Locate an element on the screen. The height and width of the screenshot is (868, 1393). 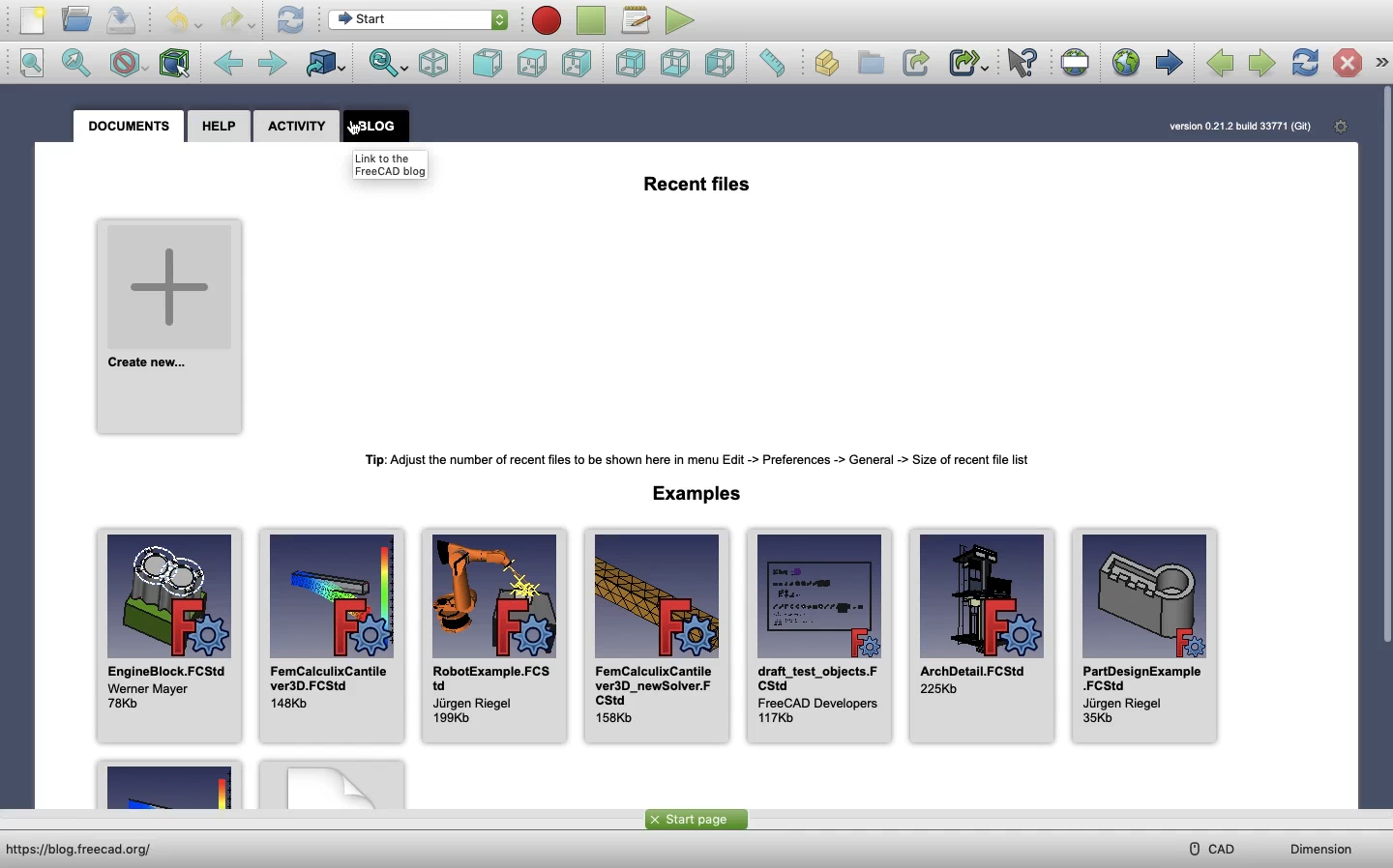
Vertical Scroll Bar is located at coordinates (1384, 445).